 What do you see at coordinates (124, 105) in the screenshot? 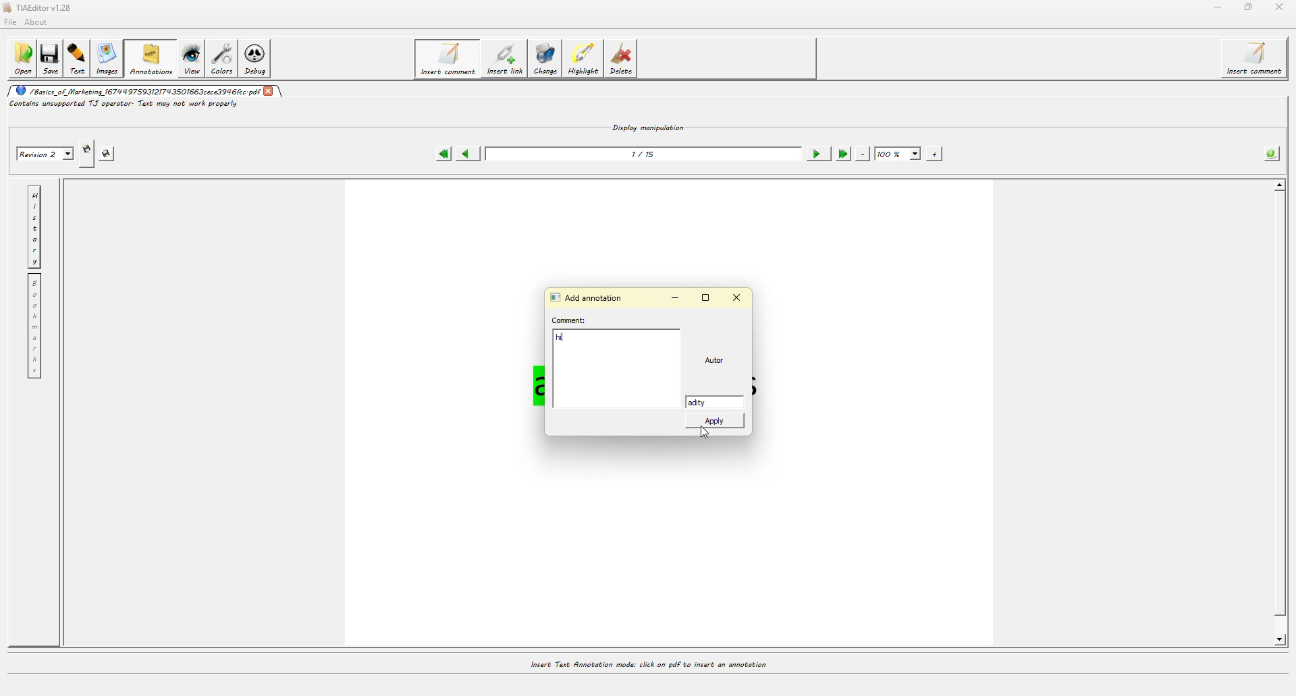
I see `Contains unsupported T.J operator: Text may not work properly` at bounding box center [124, 105].